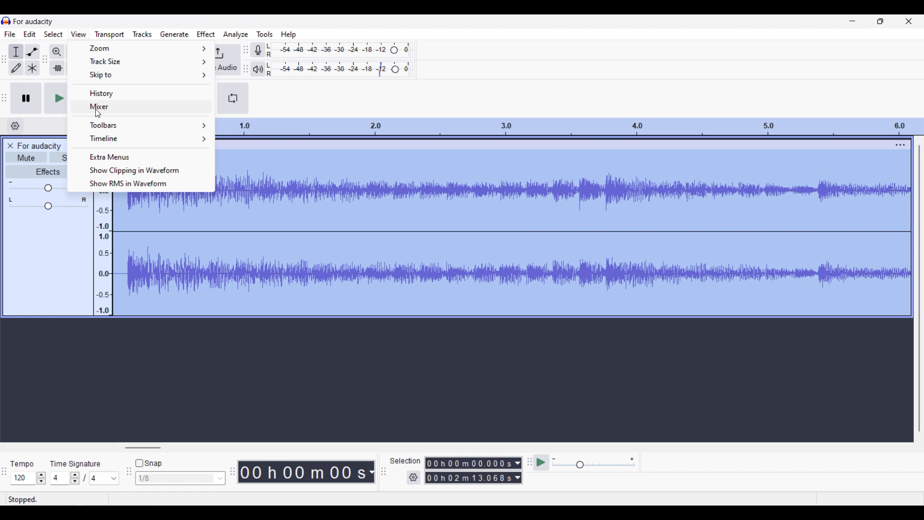 Image resolution: width=924 pixels, height=520 pixels. What do you see at coordinates (143, 448) in the screenshot?
I see `Horizontal slide bar` at bounding box center [143, 448].